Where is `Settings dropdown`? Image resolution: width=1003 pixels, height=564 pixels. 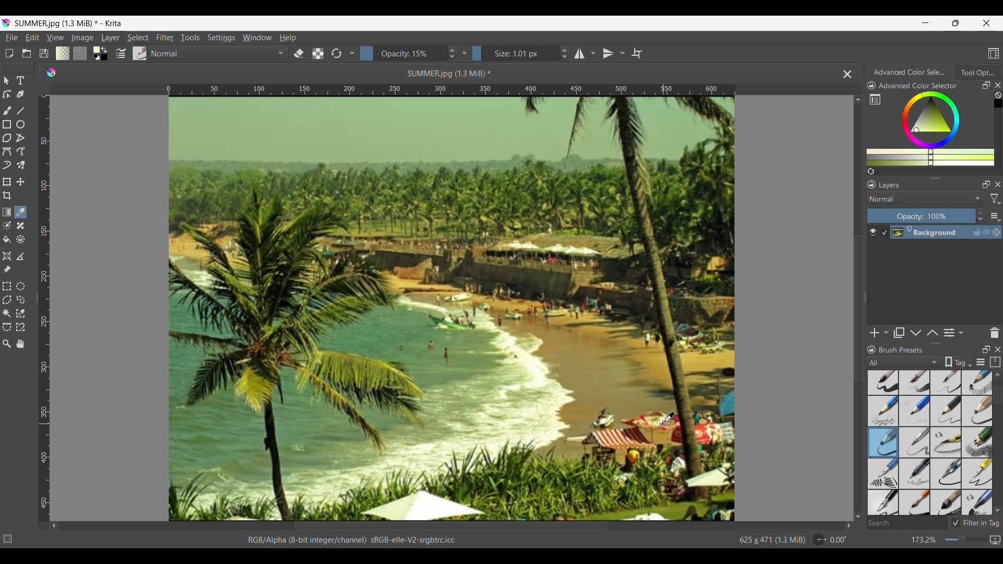
Settings dropdown is located at coordinates (464, 53).